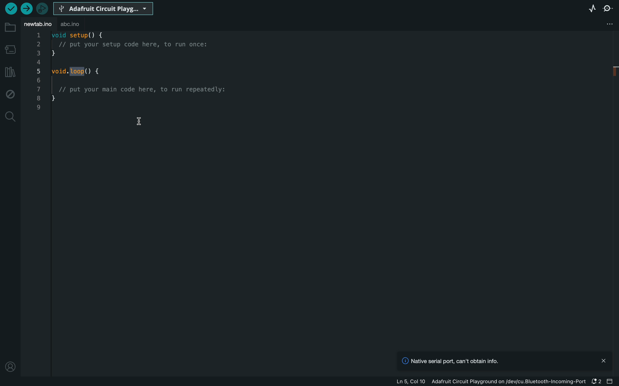  What do you see at coordinates (103, 8) in the screenshot?
I see `Adafruit Circuit Playg...` at bounding box center [103, 8].